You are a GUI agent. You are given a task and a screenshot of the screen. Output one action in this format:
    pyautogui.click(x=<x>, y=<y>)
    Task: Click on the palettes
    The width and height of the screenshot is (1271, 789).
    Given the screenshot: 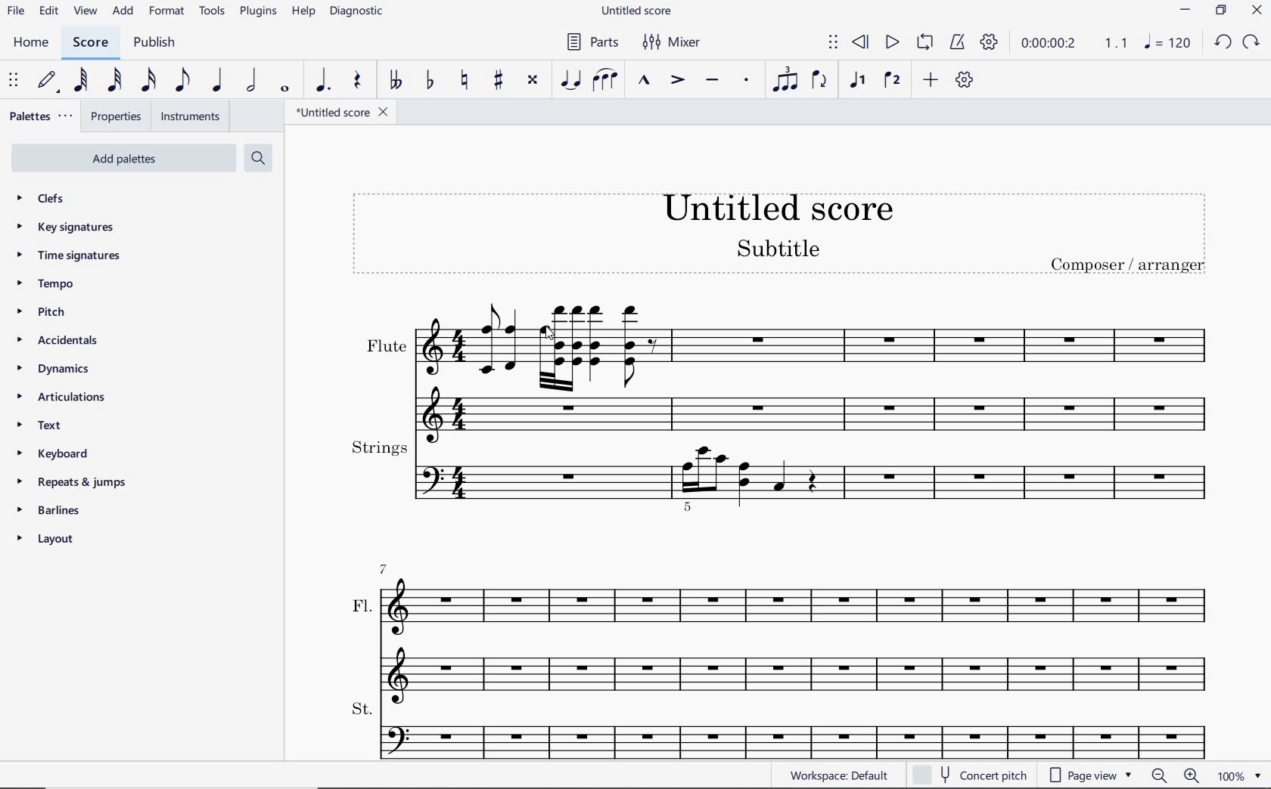 What is the action you would take?
    pyautogui.click(x=40, y=116)
    